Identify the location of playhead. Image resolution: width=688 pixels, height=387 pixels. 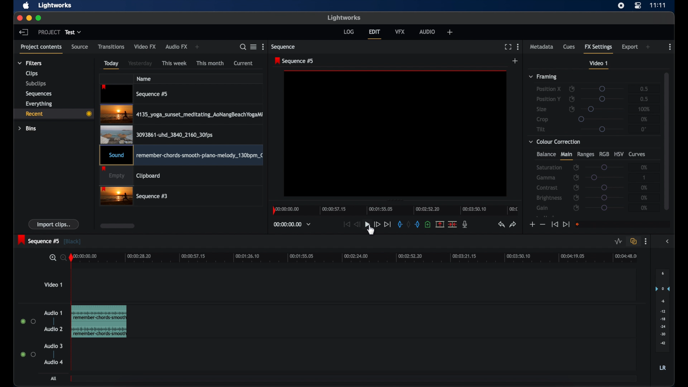
(72, 276).